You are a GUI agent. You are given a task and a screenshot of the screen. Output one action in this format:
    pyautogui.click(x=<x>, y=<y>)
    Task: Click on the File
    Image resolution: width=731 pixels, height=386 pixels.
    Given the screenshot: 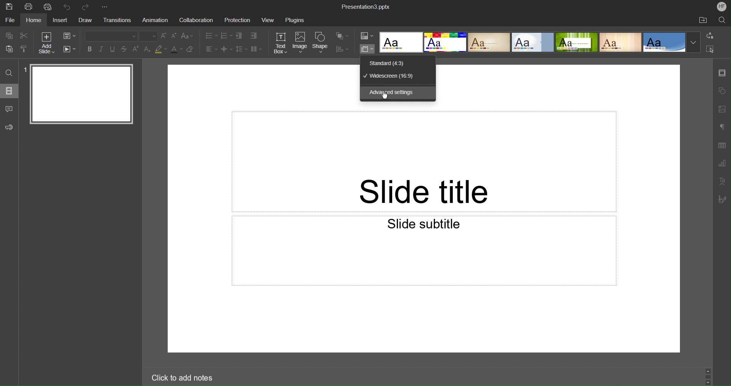 What is the action you would take?
    pyautogui.click(x=9, y=21)
    